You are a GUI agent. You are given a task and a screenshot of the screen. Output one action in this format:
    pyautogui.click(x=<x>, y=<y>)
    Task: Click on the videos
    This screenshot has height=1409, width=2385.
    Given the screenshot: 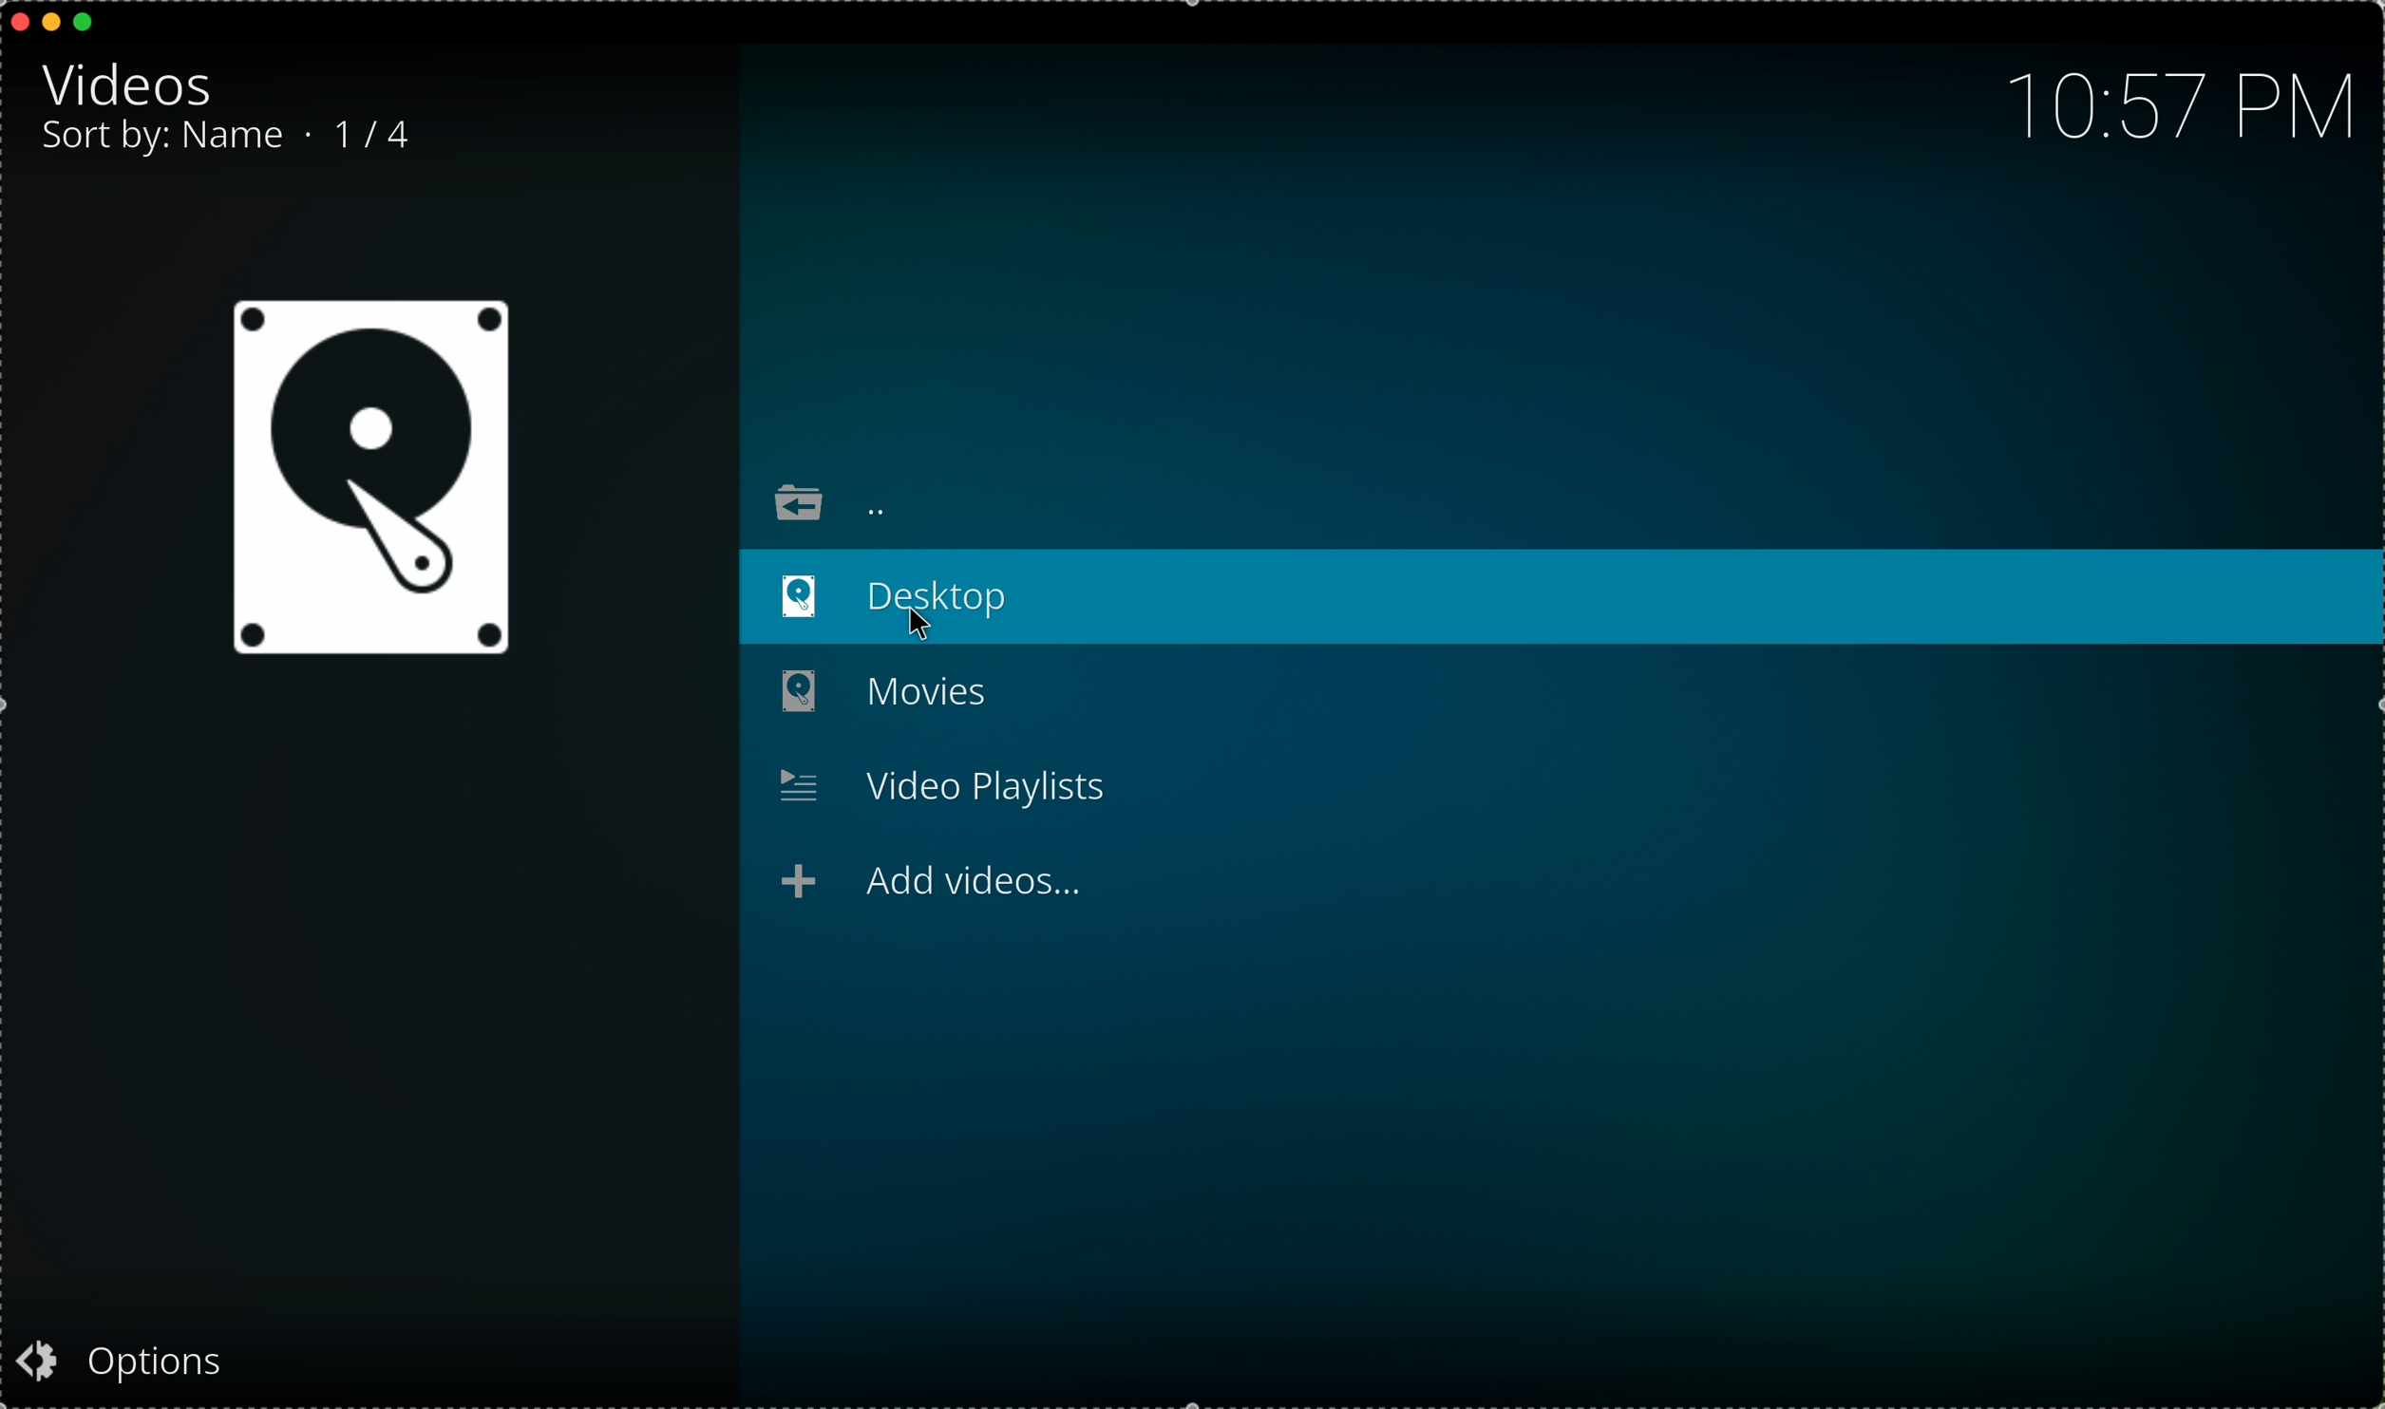 What is the action you would take?
    pyautogui.click(x=126, y=84)
    